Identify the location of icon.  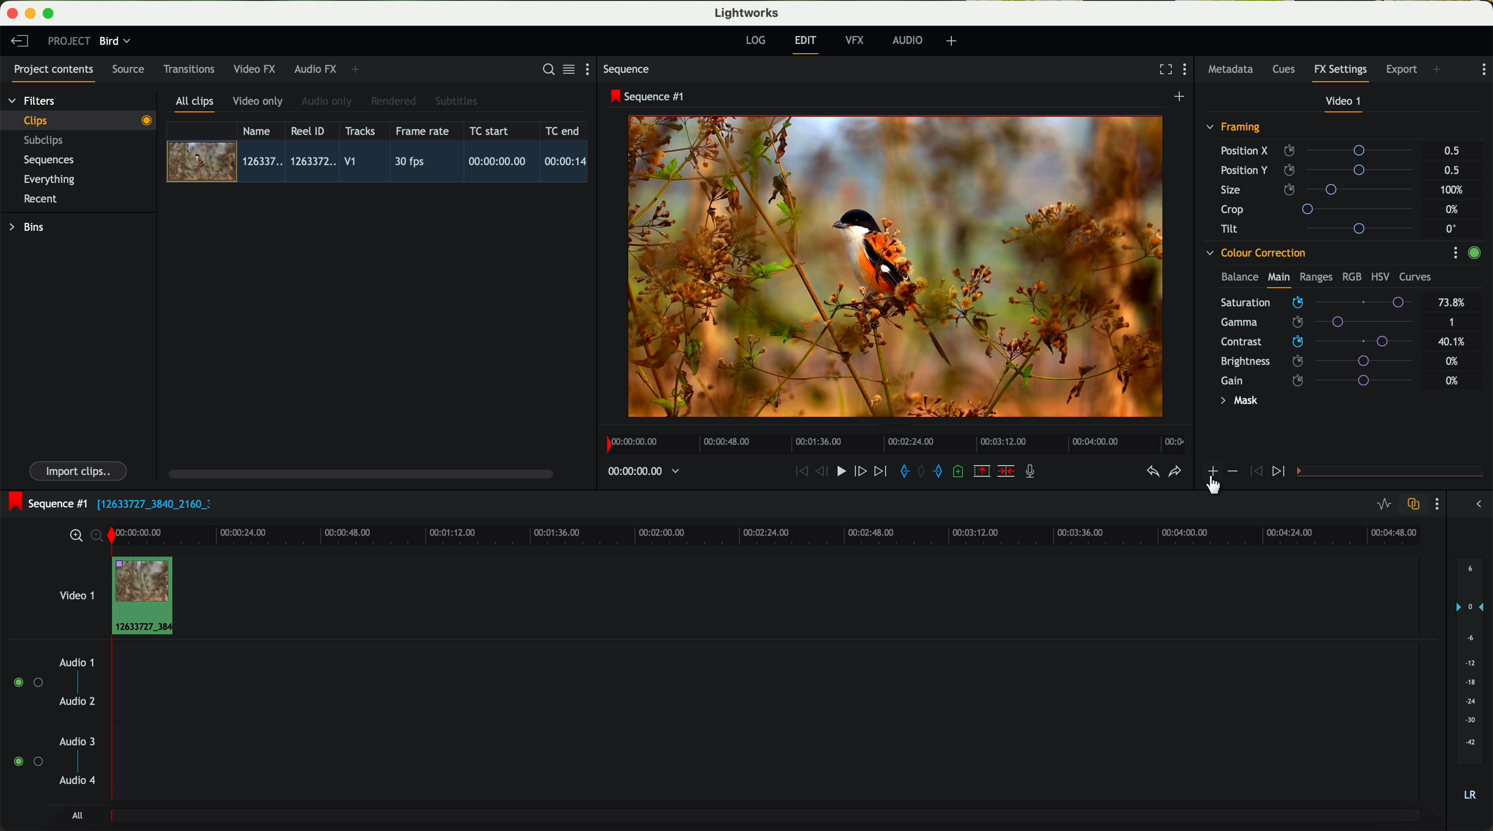
(1232, 471).